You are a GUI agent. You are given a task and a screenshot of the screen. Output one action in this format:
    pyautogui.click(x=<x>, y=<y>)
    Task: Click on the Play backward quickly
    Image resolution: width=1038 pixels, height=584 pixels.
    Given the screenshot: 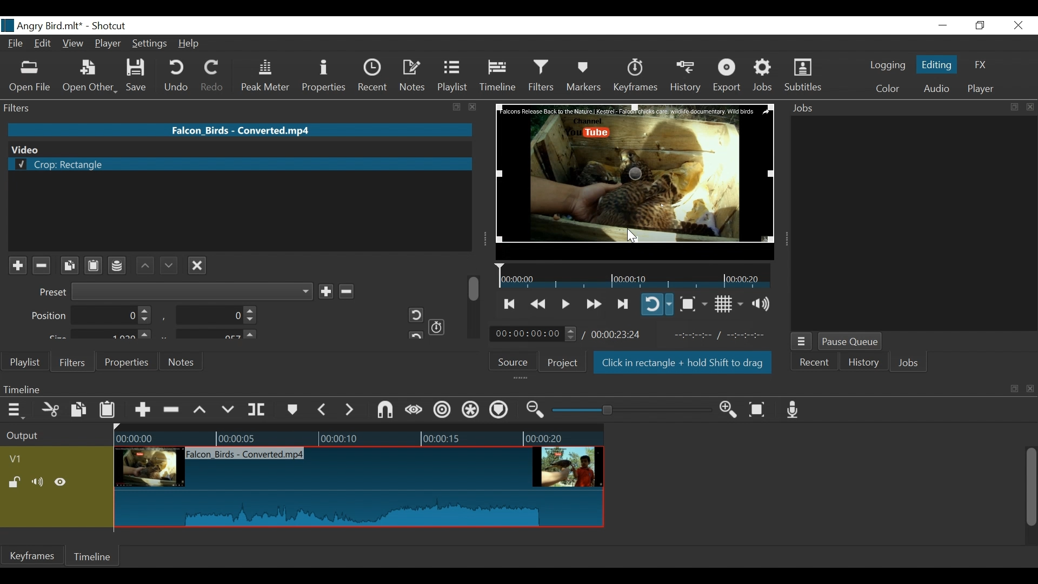 What is the action you would take?
    pyautogui.click(x=540, y=304)
    